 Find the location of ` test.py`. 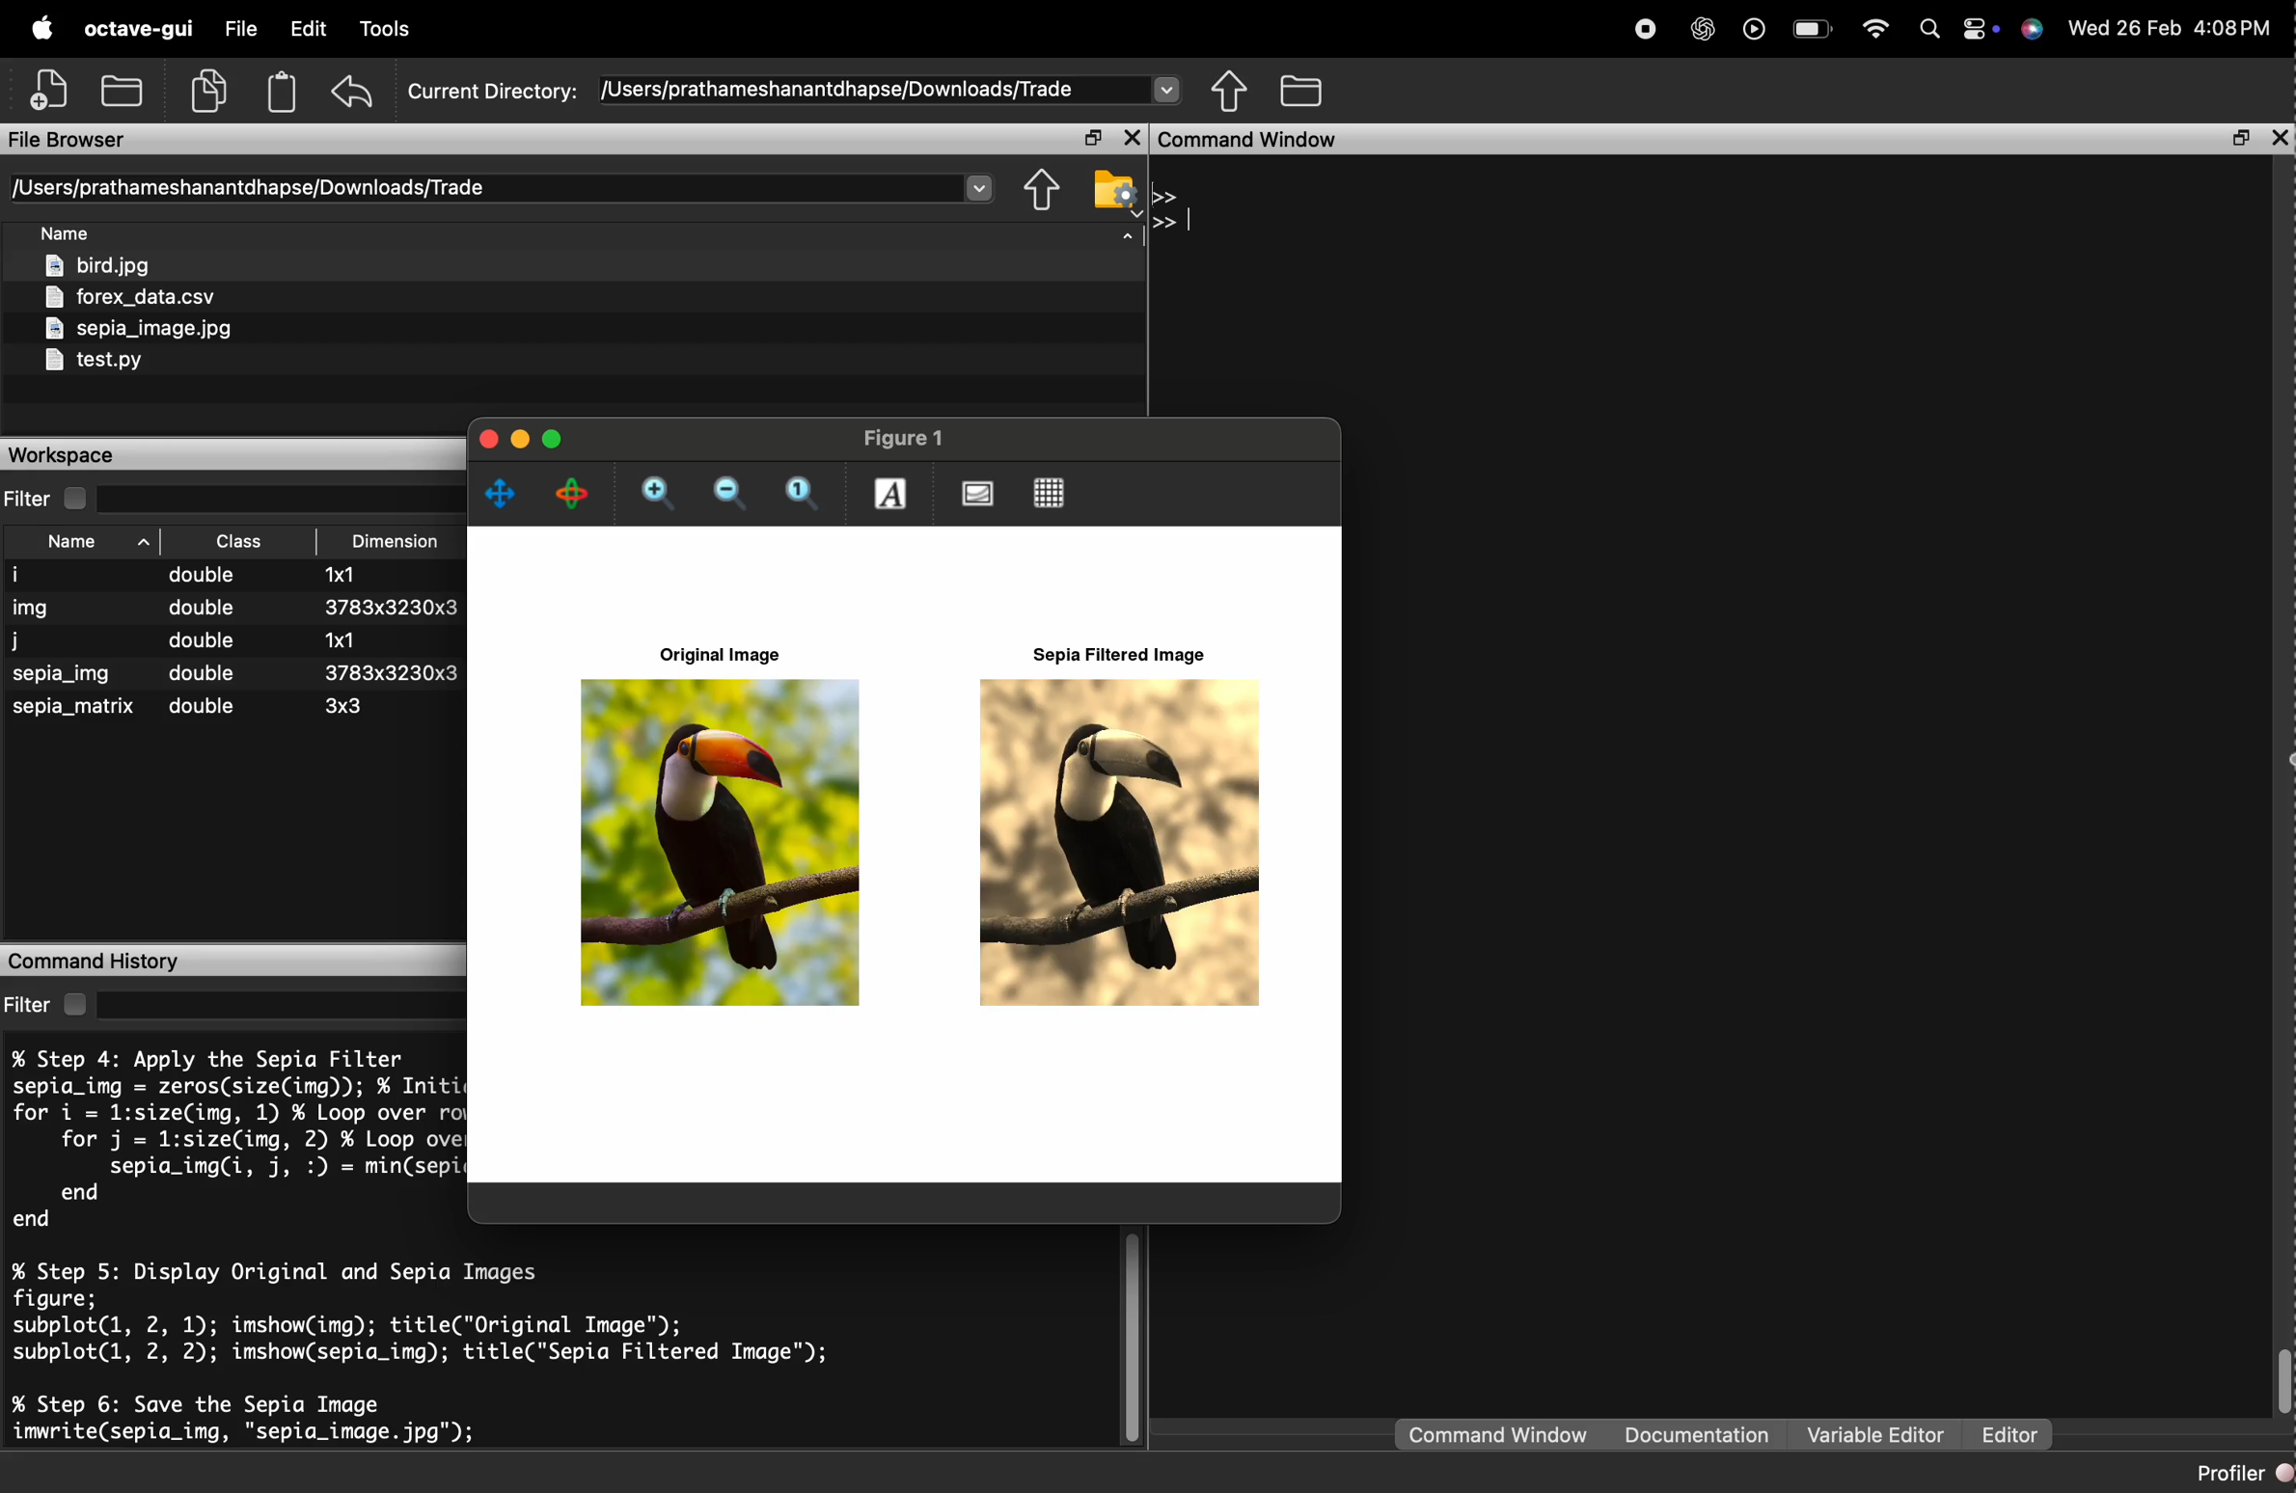

 test.py is located at coordinates (94, 362).